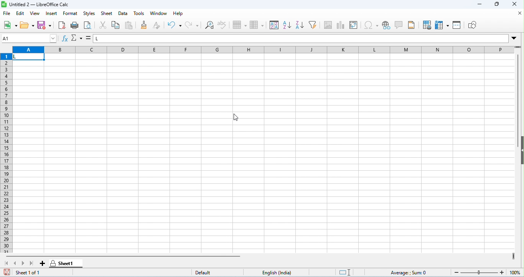  What do you see at coordinates (399, 25) in the screenshot?
I see `insert comment` at bounding box center [399, 25].